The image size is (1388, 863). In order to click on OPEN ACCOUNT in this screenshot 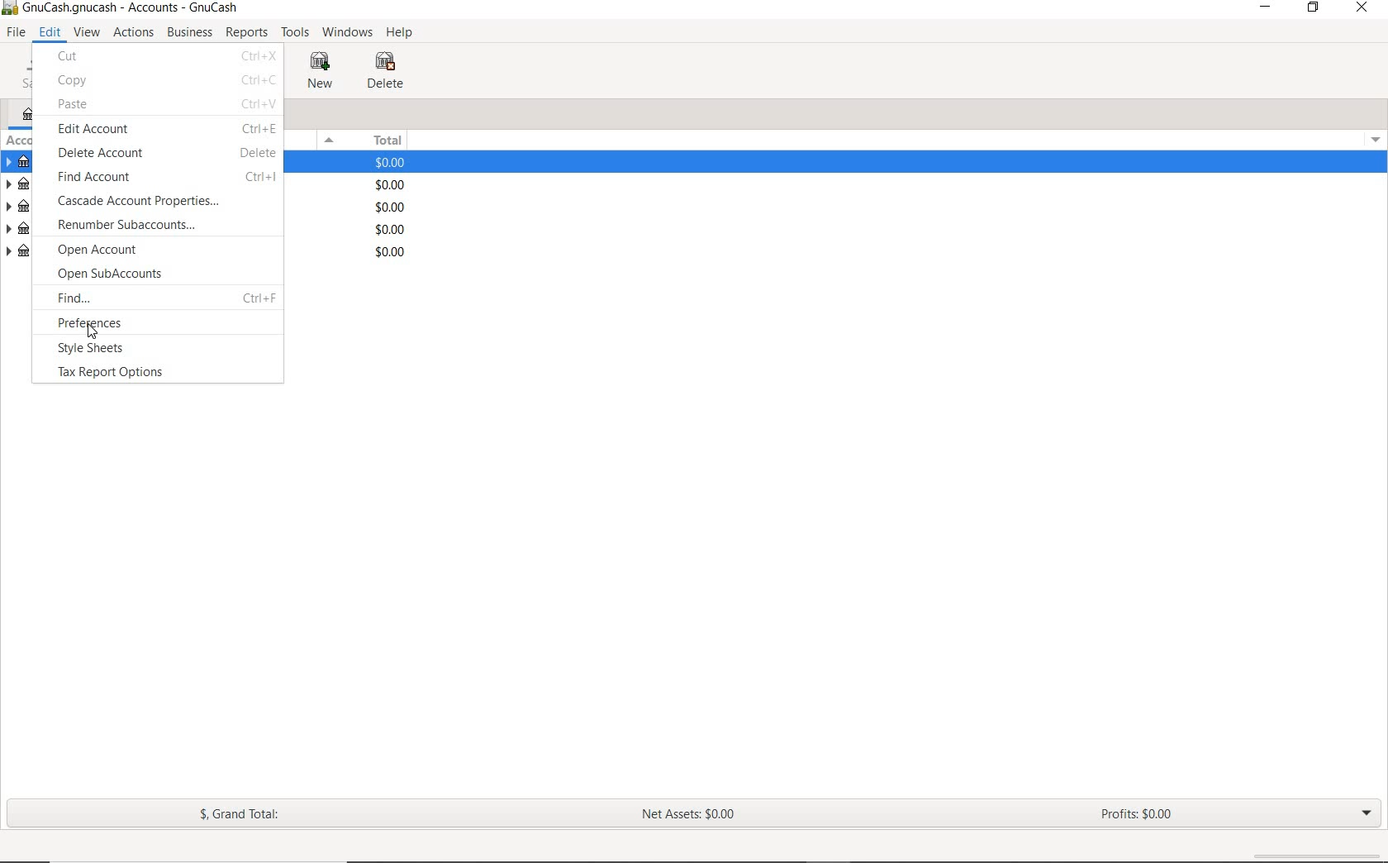, I will do `click(102, 250)`.